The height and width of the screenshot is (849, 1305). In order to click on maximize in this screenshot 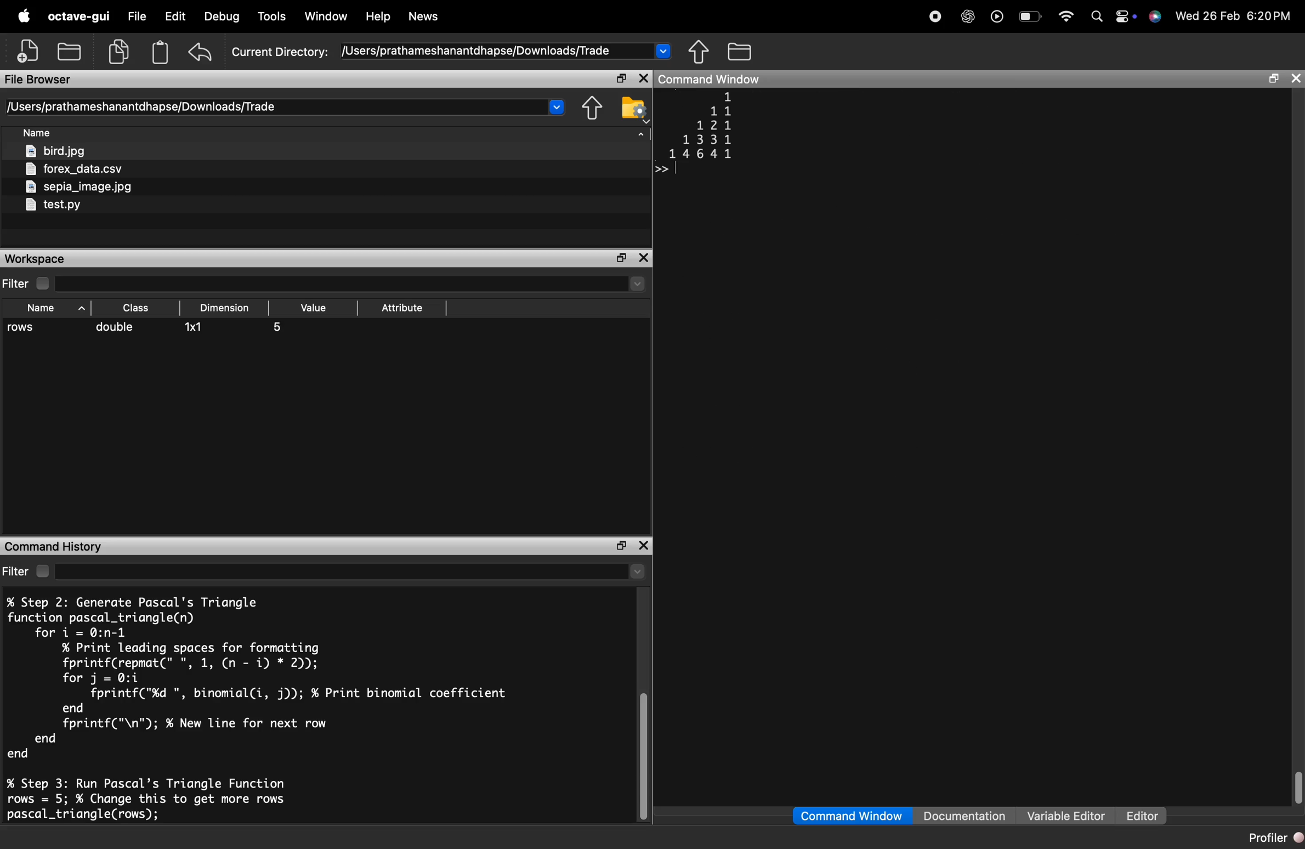, I will do `click(619, 546)`.